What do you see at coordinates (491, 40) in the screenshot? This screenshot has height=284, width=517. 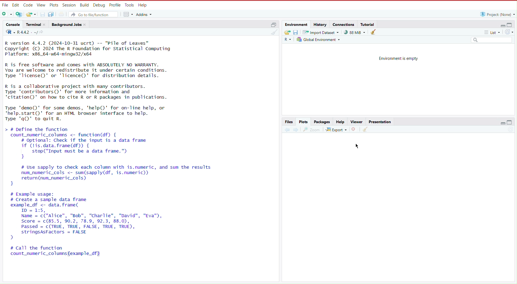 I see `` at bounding box center [491, 40].